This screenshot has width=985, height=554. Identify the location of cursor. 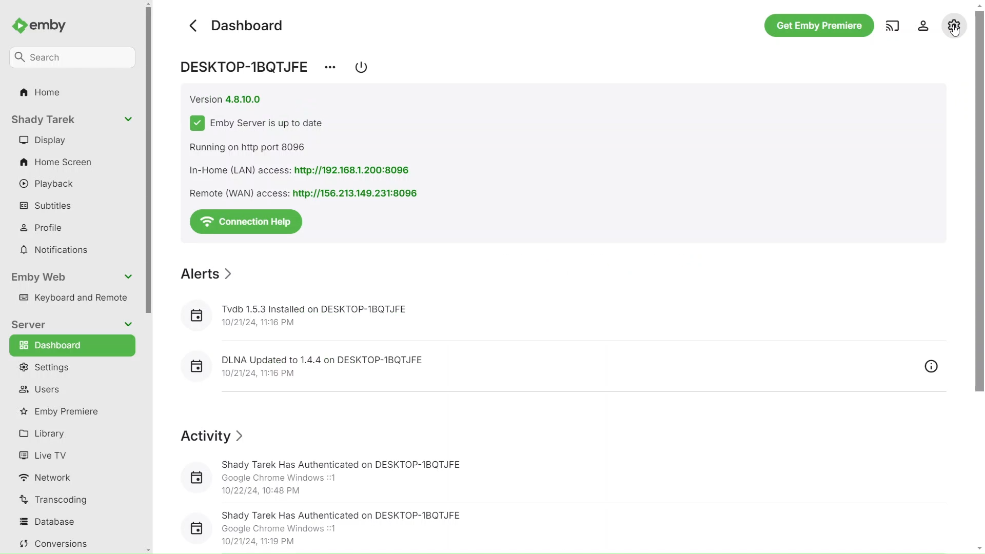
(955, 31).